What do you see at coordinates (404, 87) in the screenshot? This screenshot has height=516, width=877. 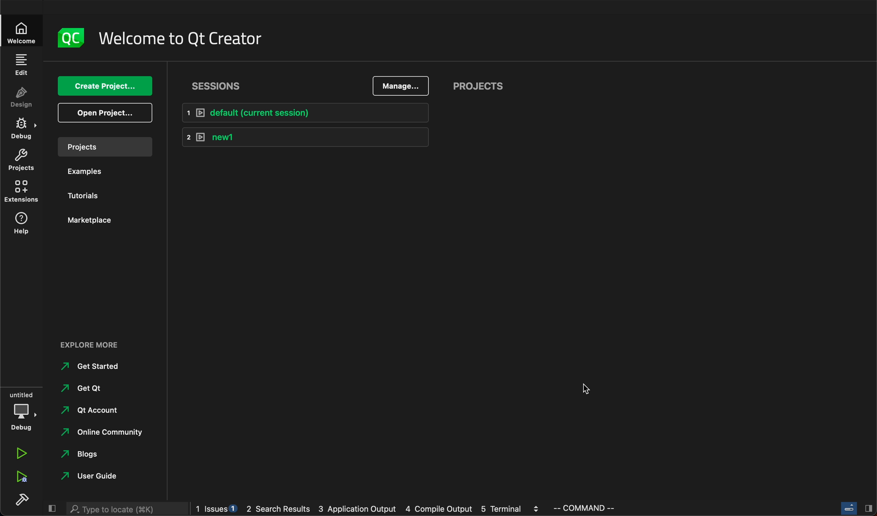 I see `manage` at bounding box center [404, 87].